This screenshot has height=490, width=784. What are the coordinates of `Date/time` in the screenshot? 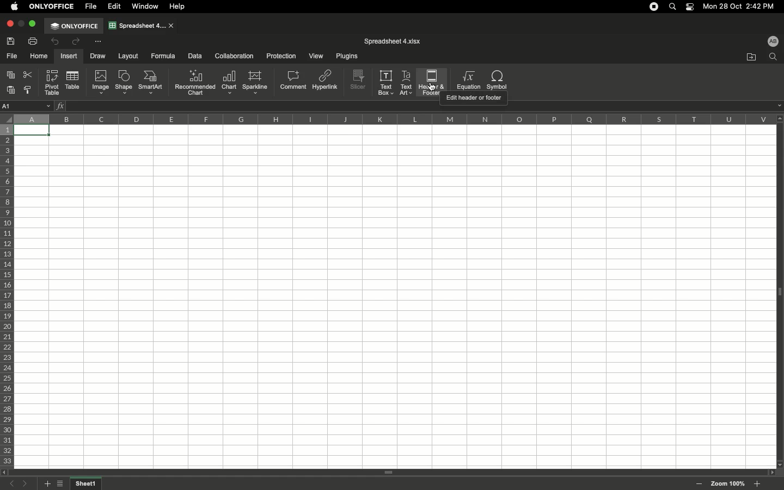 It's located at (743, 6).